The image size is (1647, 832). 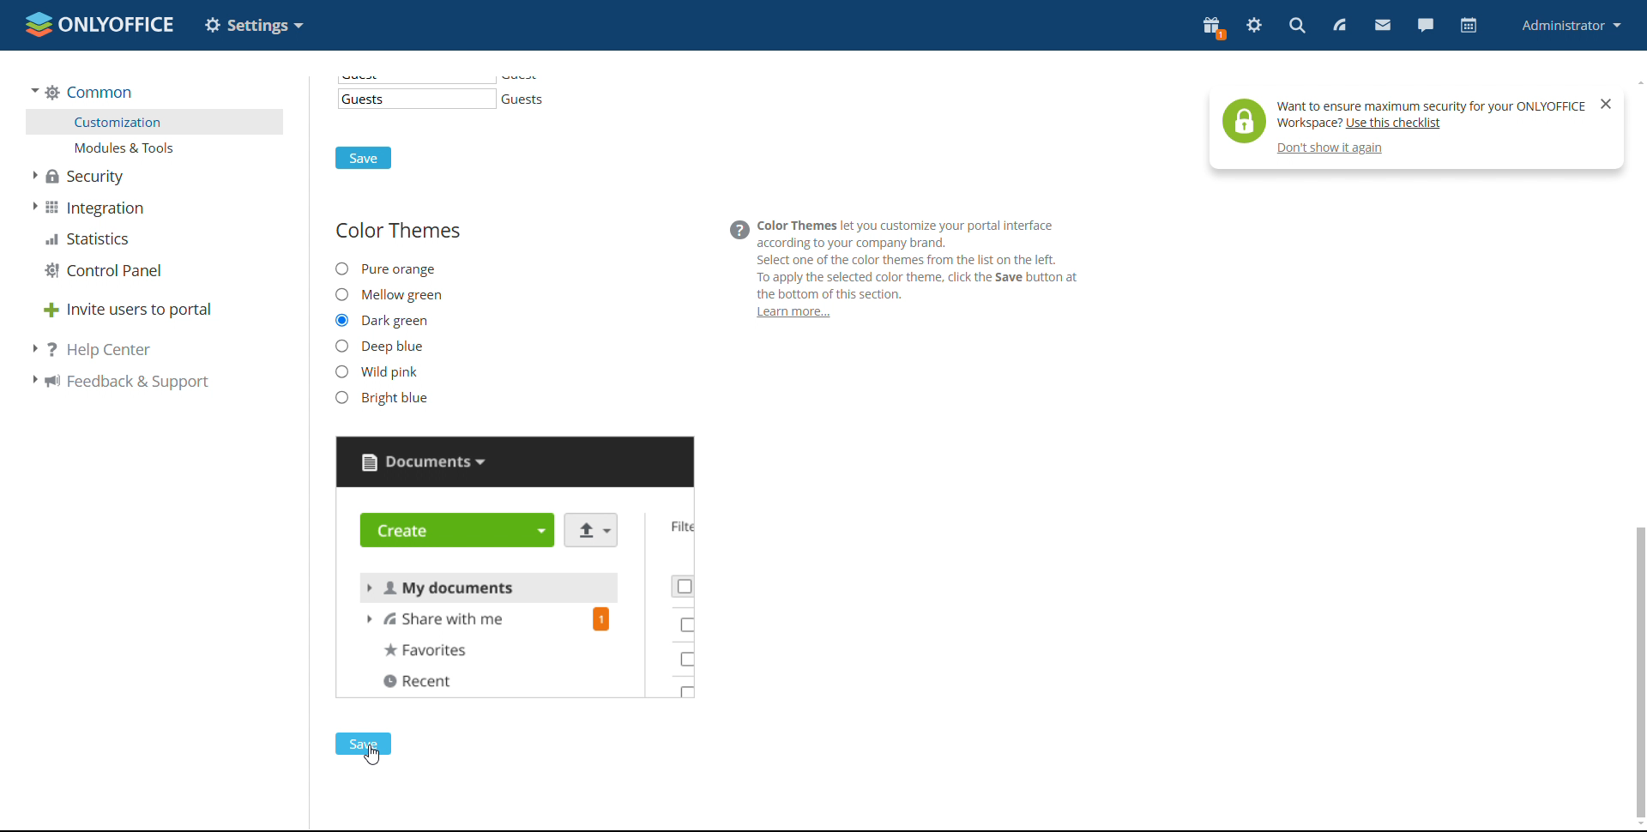 I want to click on @ Color Themes let you customize your portal interfaceaccording to your company brand.Select one of the color themes from the list on the left.To apply the selected color theme, click the Save button atthe bottom of this section.Learn more...i, so click(x=908, y=270).